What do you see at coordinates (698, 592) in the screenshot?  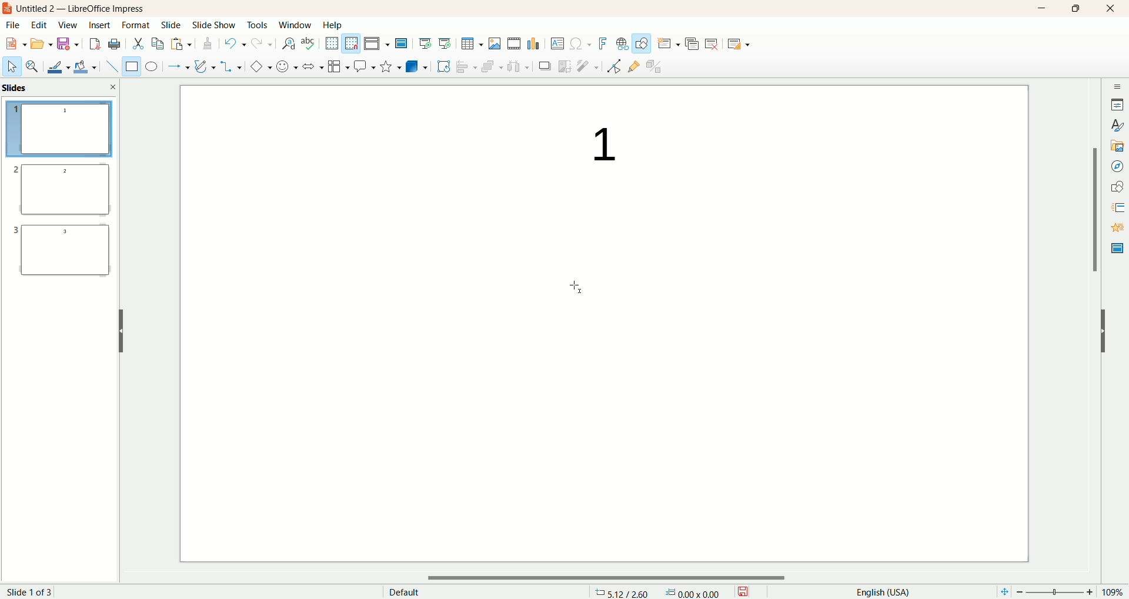 I see `anchor point` at bounding box center [698, 592].